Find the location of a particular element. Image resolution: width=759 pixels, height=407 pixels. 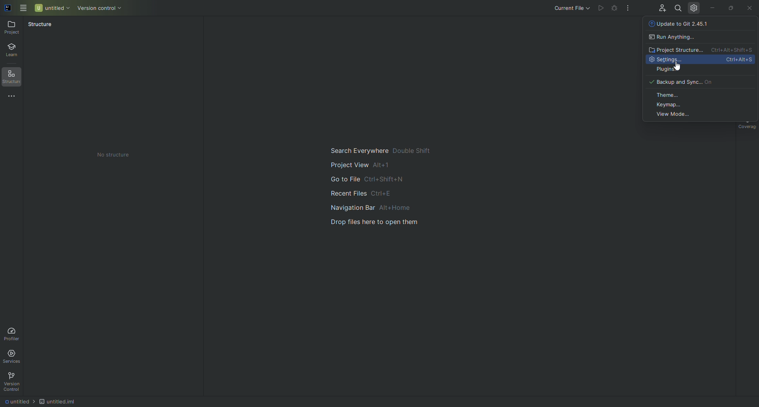

Keymap is located at coordinates (667, 105).